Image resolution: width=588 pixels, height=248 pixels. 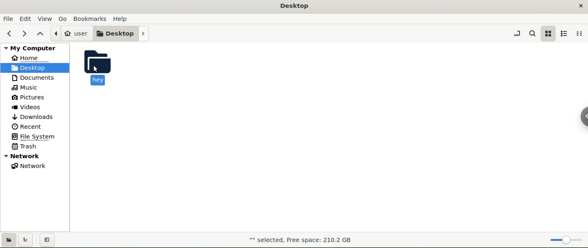 What do you see at coordinates (65, 19) in the screenshot?
I see `go` at bounding box center [65, 19].